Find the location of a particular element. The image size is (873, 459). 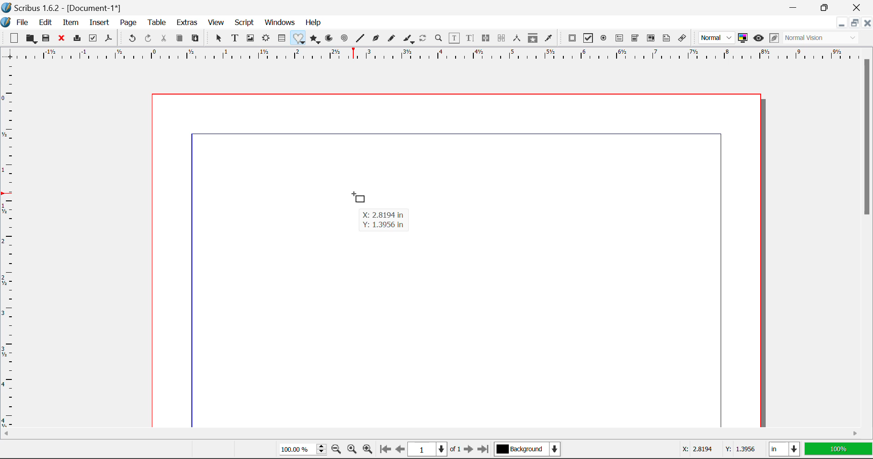

Redo is located at coordinates (148, 38).